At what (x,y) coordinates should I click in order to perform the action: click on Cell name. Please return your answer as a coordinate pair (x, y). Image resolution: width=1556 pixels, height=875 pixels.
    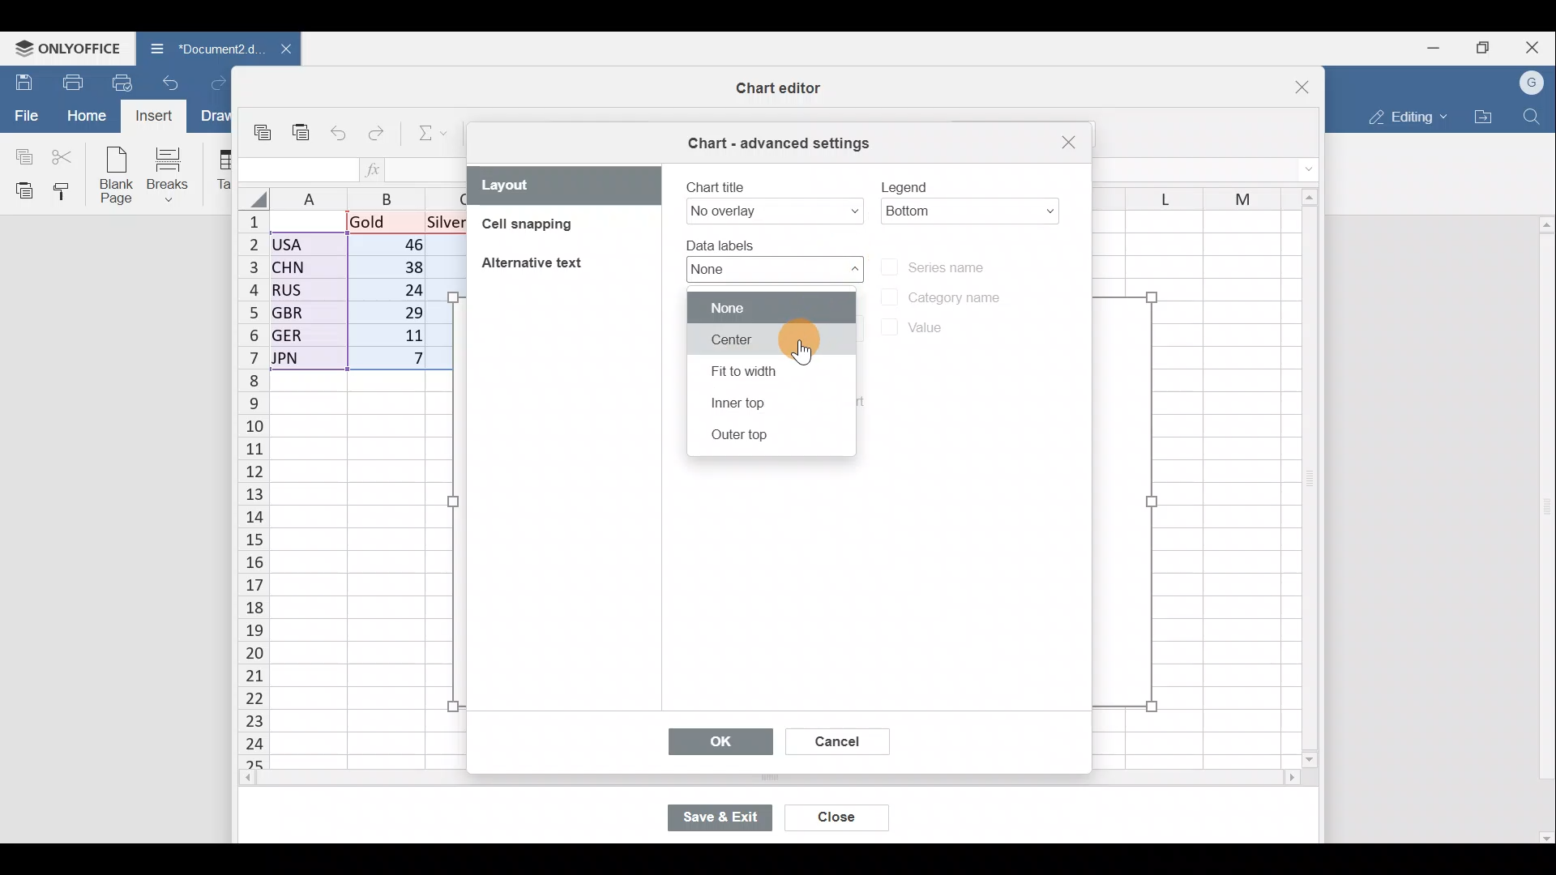
    Looking at the image, I should click on (296, 170).